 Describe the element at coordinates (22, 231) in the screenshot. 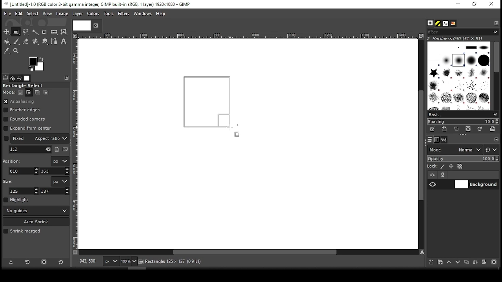

I see `shrink merged` at that location.